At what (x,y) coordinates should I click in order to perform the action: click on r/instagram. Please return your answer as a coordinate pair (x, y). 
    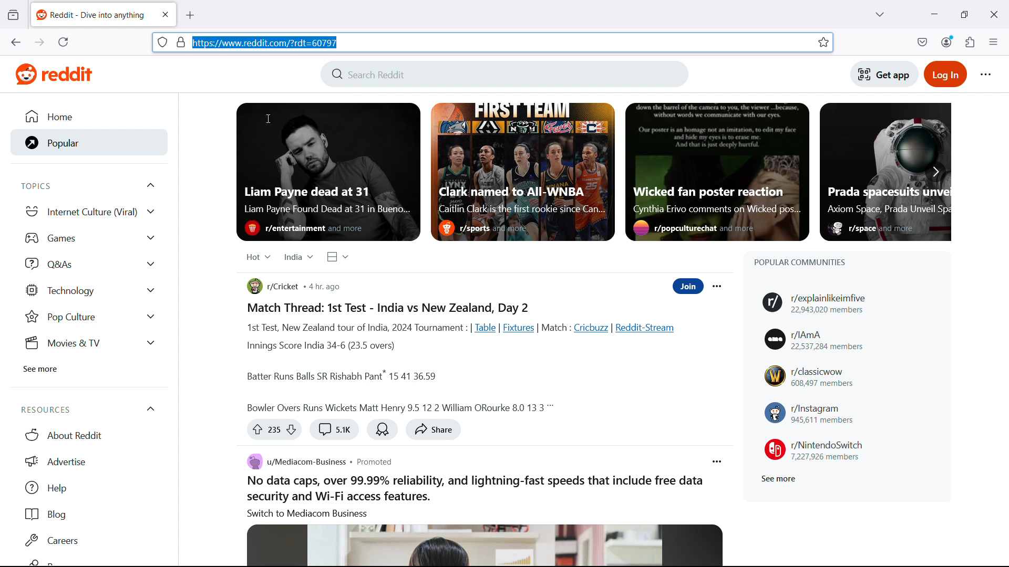
    Looking at the image, I should click on (810, 413).